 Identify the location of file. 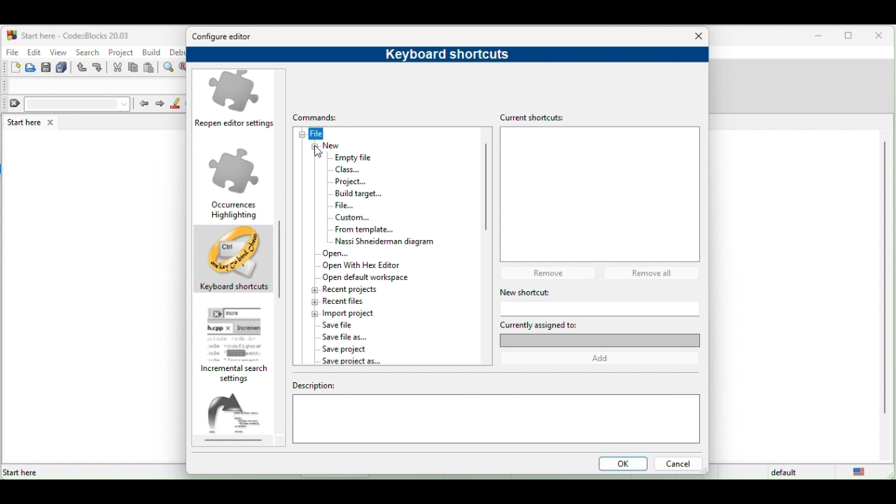
(353, 206).